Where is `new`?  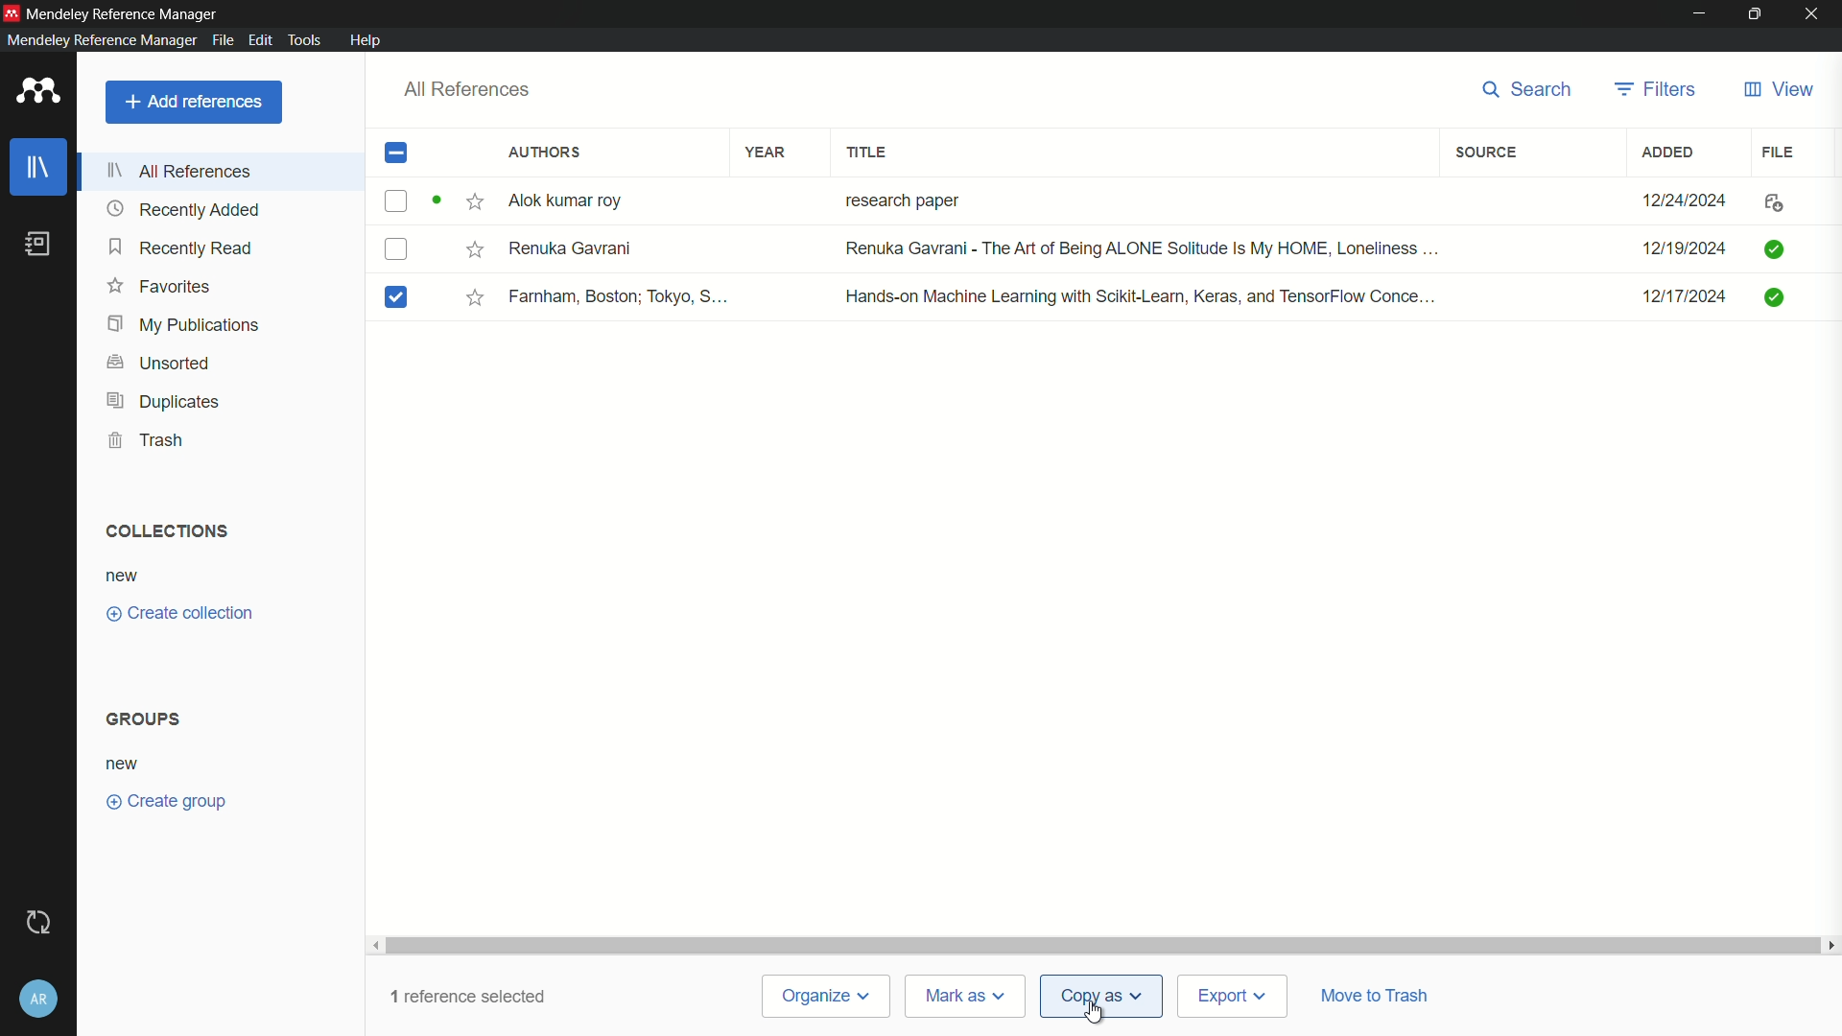 new is located at coordinates (126, 763).